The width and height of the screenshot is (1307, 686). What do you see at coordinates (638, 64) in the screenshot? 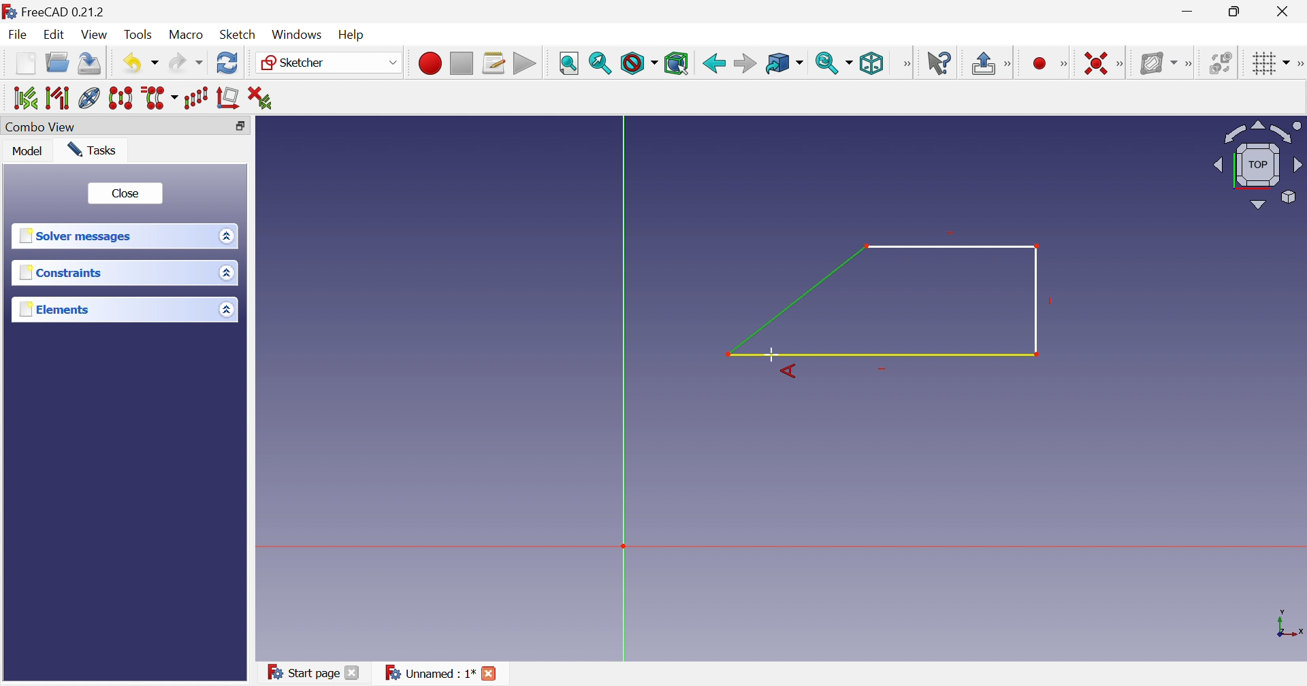
I see `Draw Style` at bounding box center [638, 64].